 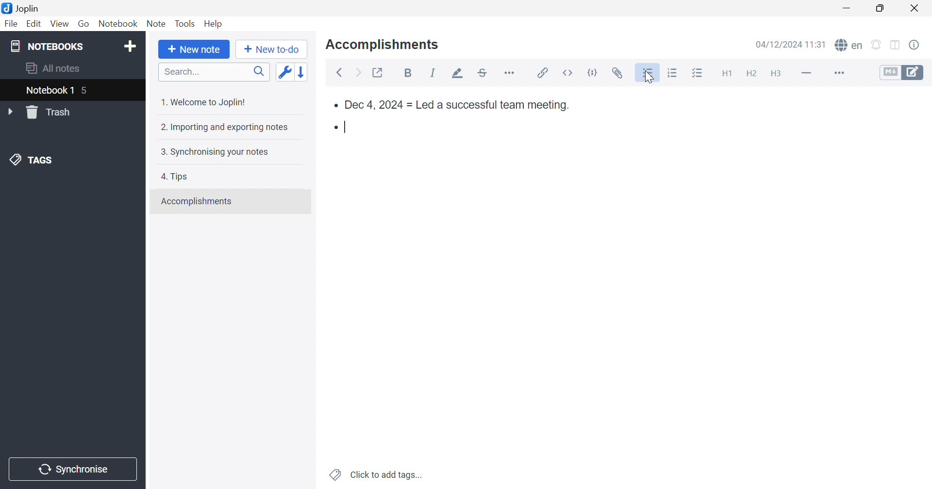 What do you see at coordinates (728, 74) in the screenshot?
I see `Heading 1` at bounding box center [728, 74].